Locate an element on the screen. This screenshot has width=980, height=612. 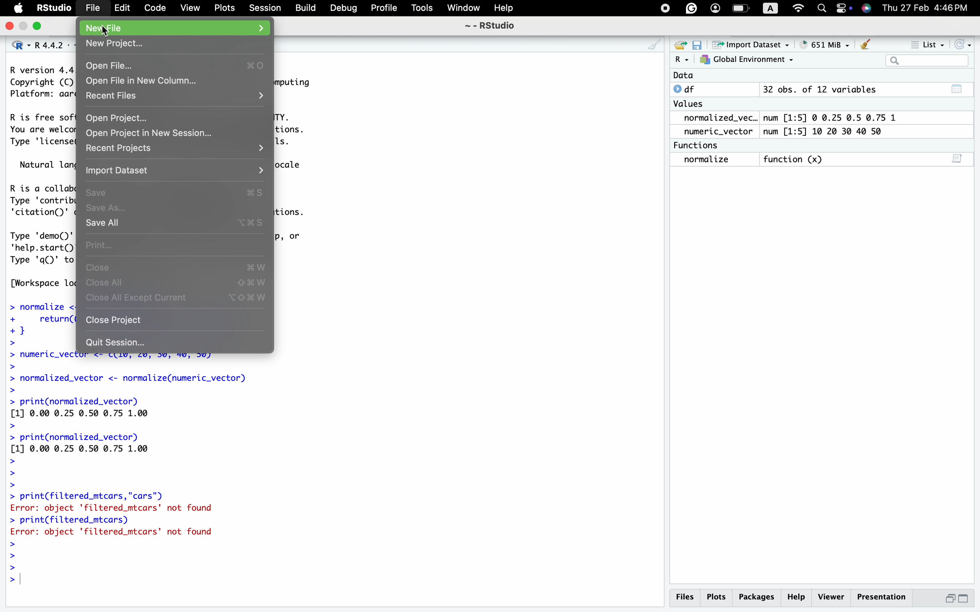
Build is located at coordinates (304, 8).